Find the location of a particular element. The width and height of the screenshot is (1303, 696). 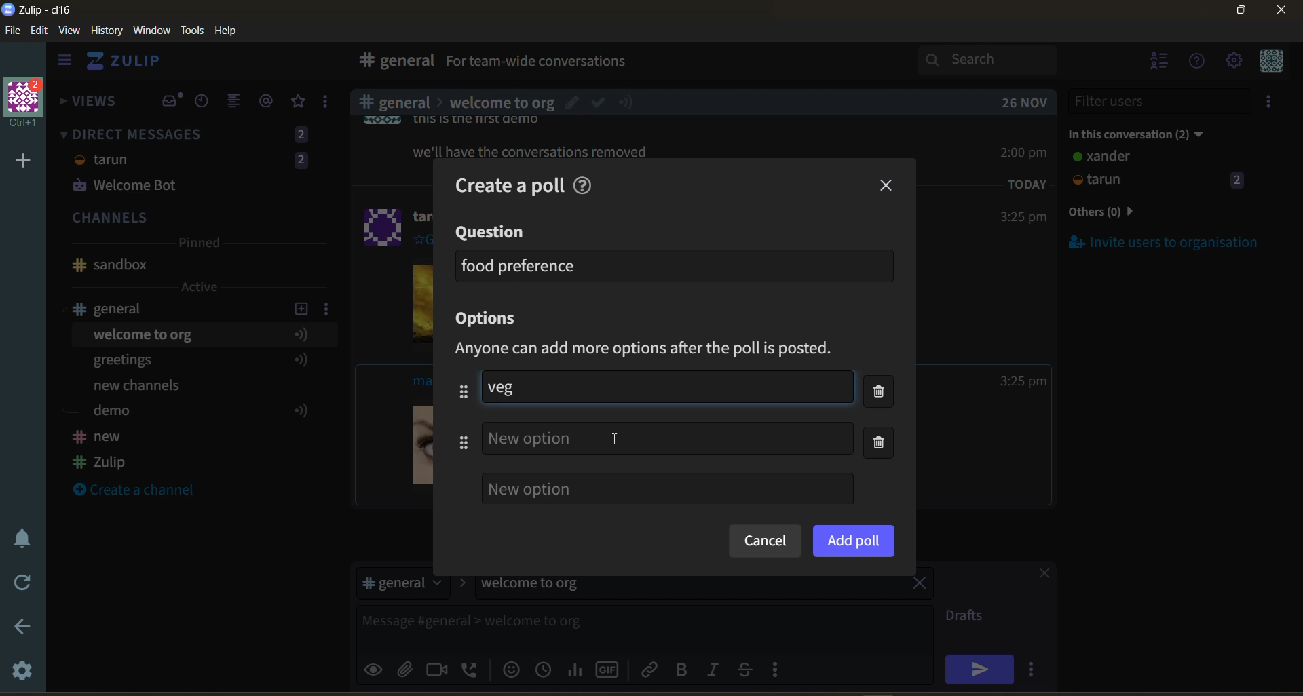

send is located at coordinates (979, 669).